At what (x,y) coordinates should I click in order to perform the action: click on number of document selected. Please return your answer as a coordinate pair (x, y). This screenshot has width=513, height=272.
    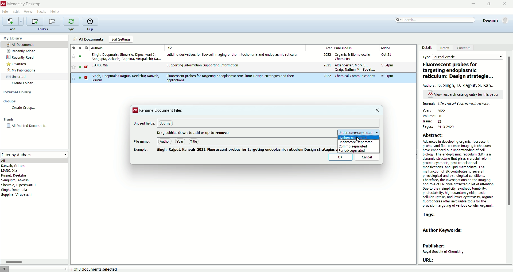
    Looking at the image, I should click on (95, 269).